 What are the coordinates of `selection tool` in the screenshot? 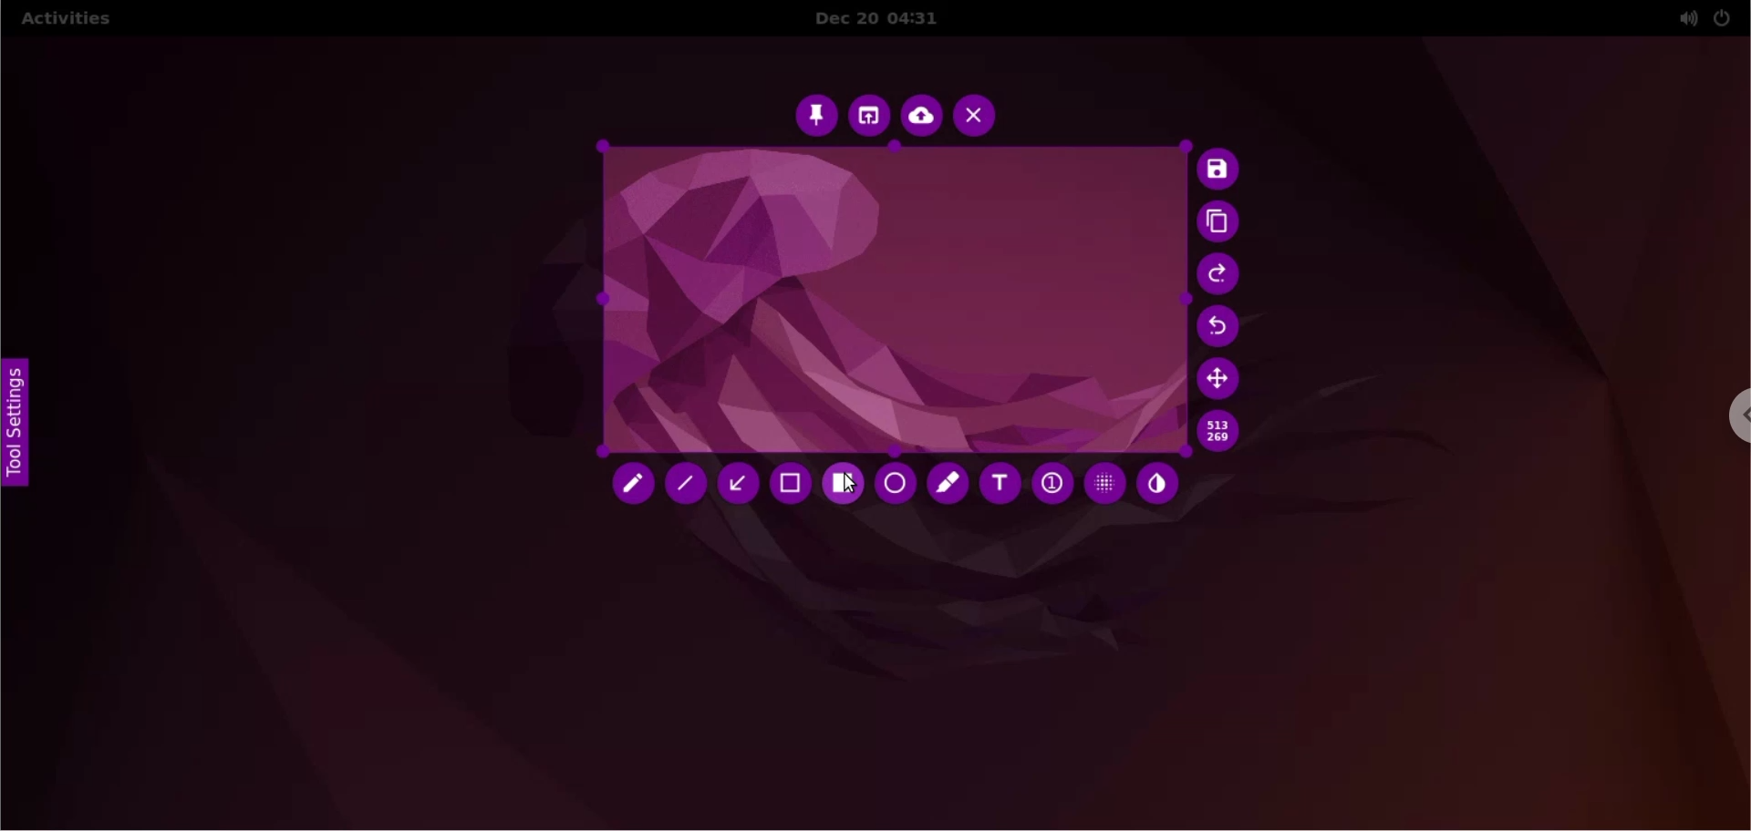 It's located at (790, 487).